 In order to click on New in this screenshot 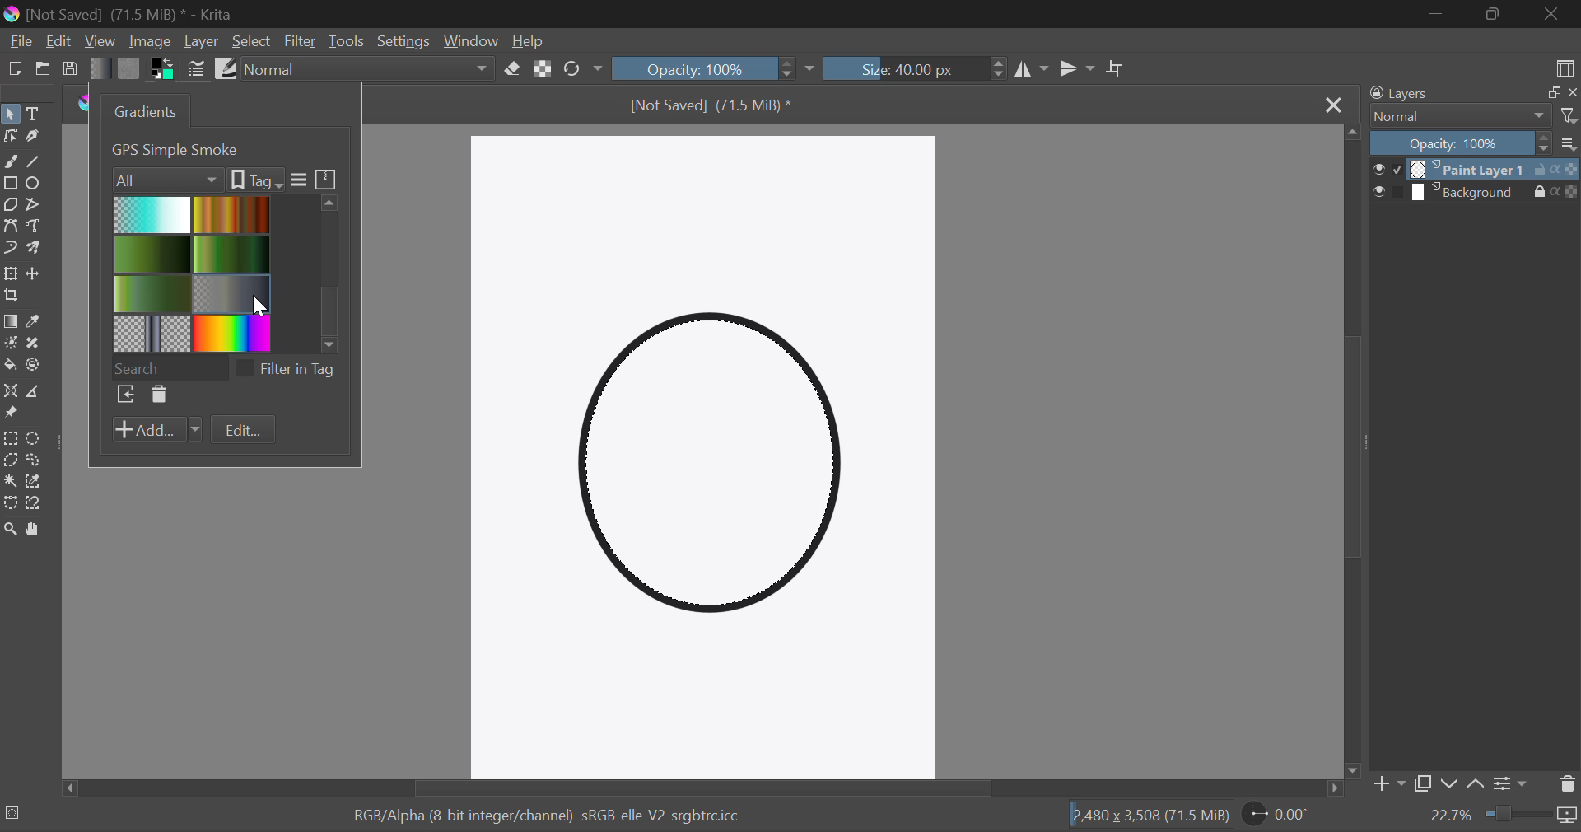, I will do `click(13, 69)`.